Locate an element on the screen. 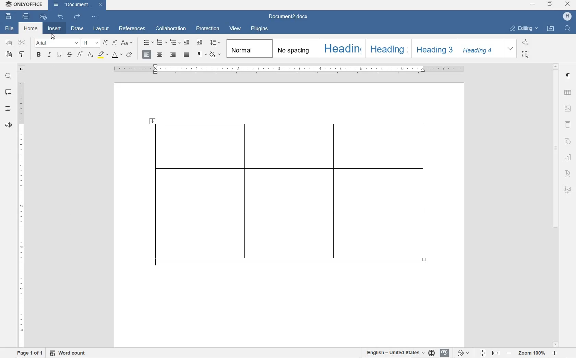 Image resolution: width=576 pixels, height=358 pixels. close is located at coordinates (567, 4).